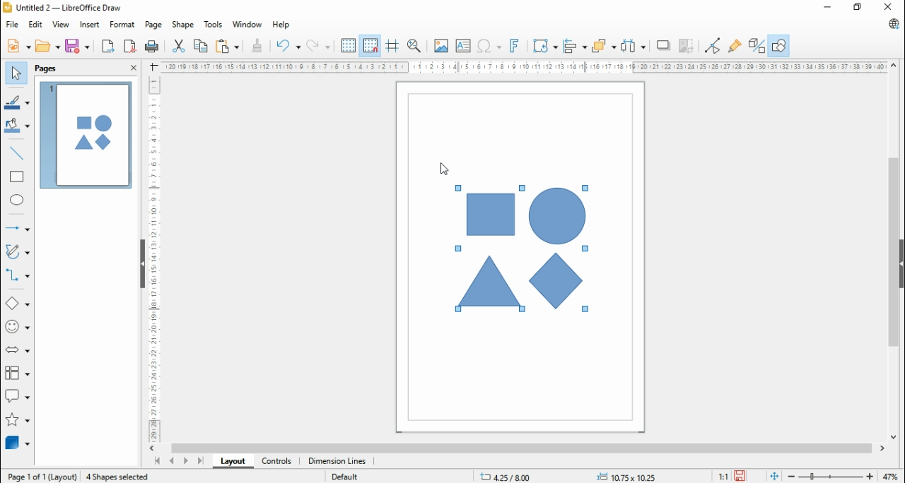 The image size is (905, 483). I want to click on view, so click(62, 25).